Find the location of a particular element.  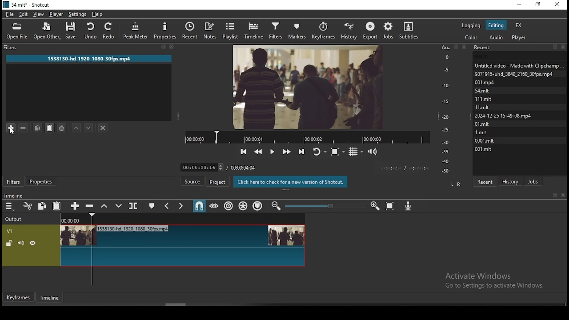

history is located at coordinates (511, 179).